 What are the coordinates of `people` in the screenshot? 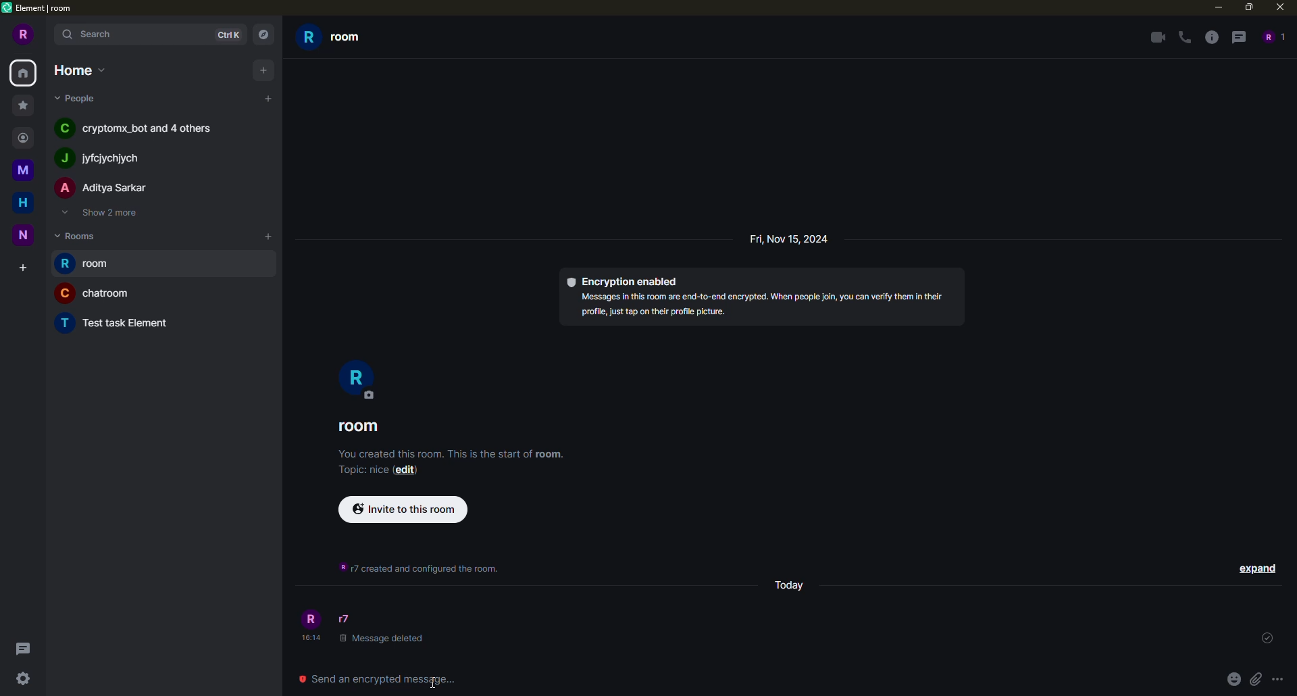 It's located at (107, 157).